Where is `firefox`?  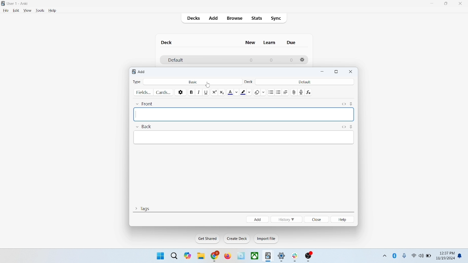
firefox is located at coordinates (227, 256).